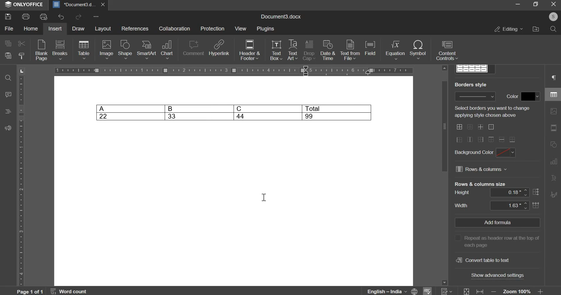  What do you see at coordinates (480, 291) in the screenshot?
I see `fit to width` at bounding box center [480, 291].